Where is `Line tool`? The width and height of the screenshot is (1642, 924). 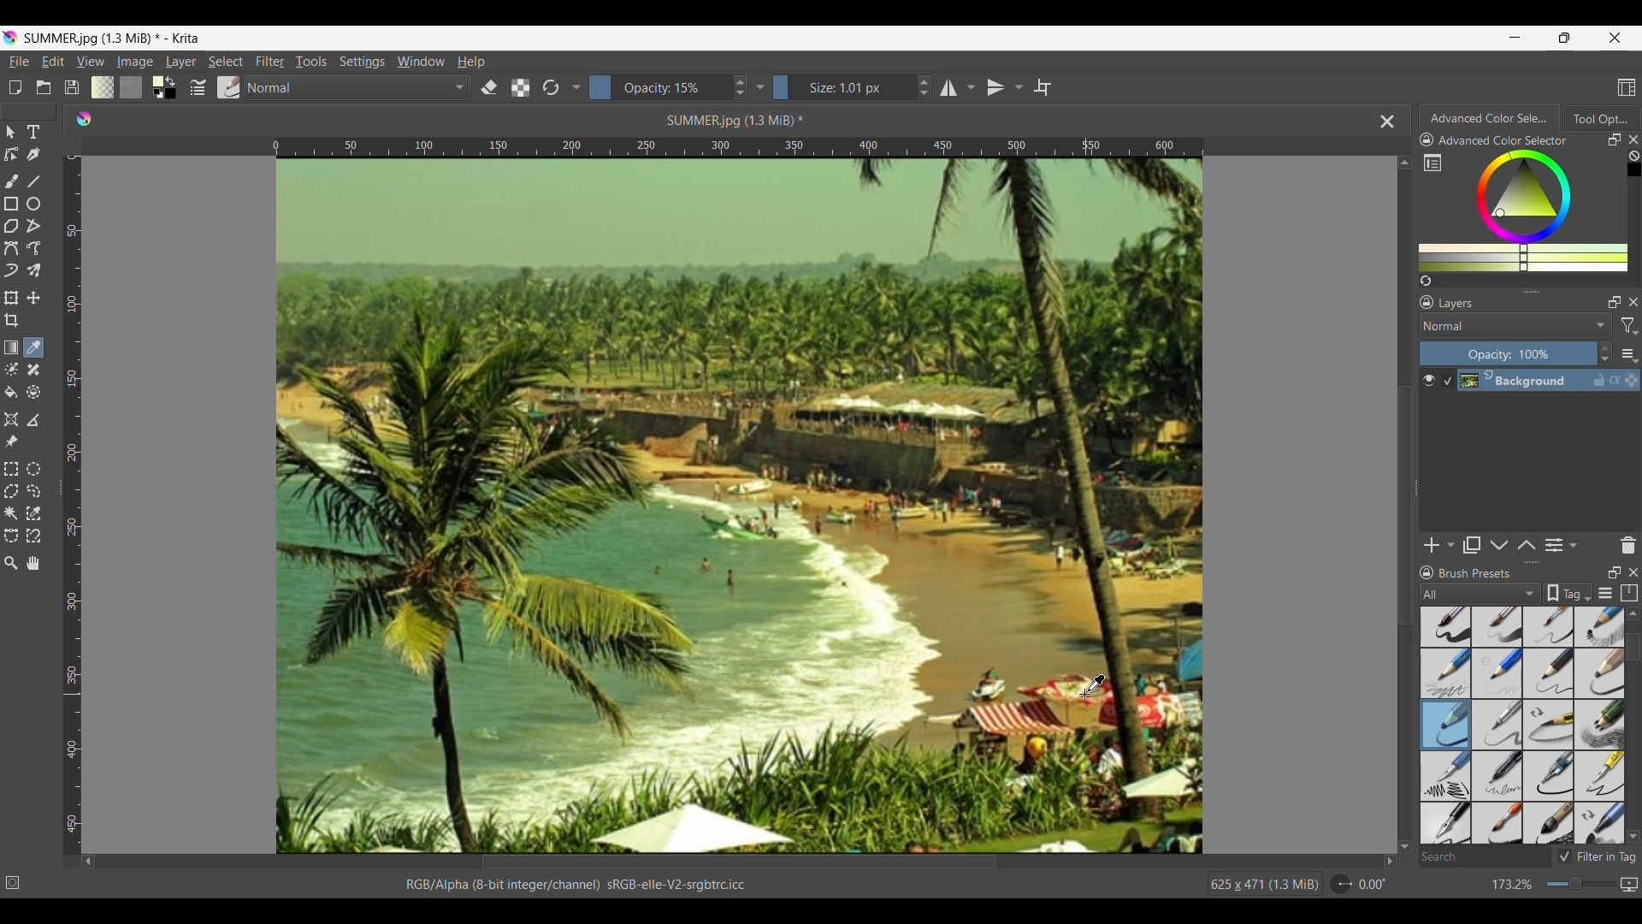
Line tool is located at coordinates (35, 181).